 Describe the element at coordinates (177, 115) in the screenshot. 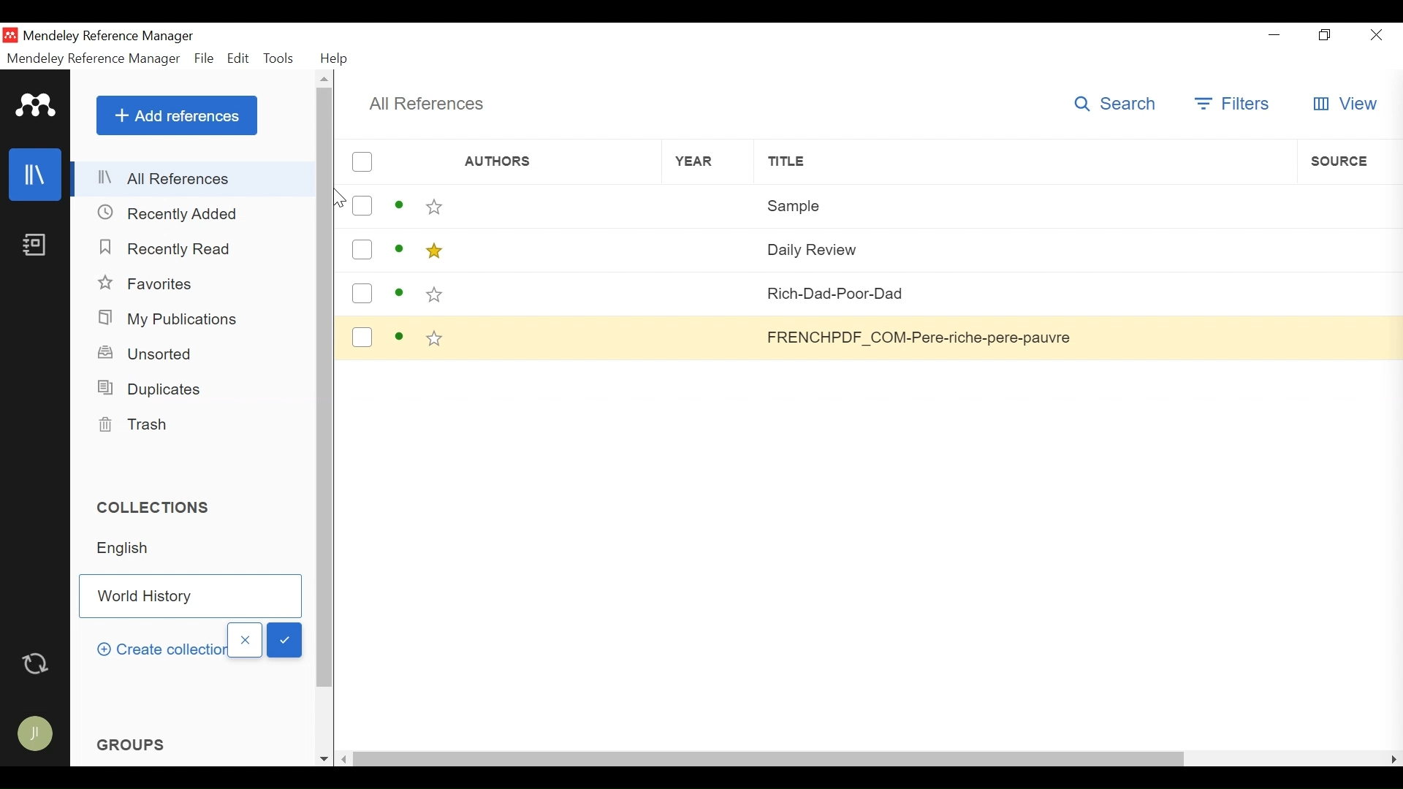

I see `Add References` at that location.